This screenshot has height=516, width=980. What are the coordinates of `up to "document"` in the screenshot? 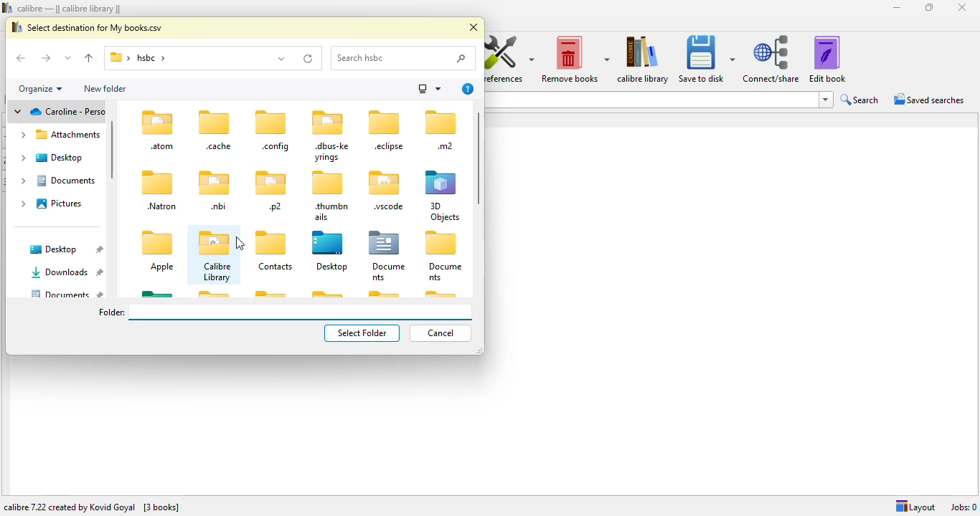 It's located at (90, 59).